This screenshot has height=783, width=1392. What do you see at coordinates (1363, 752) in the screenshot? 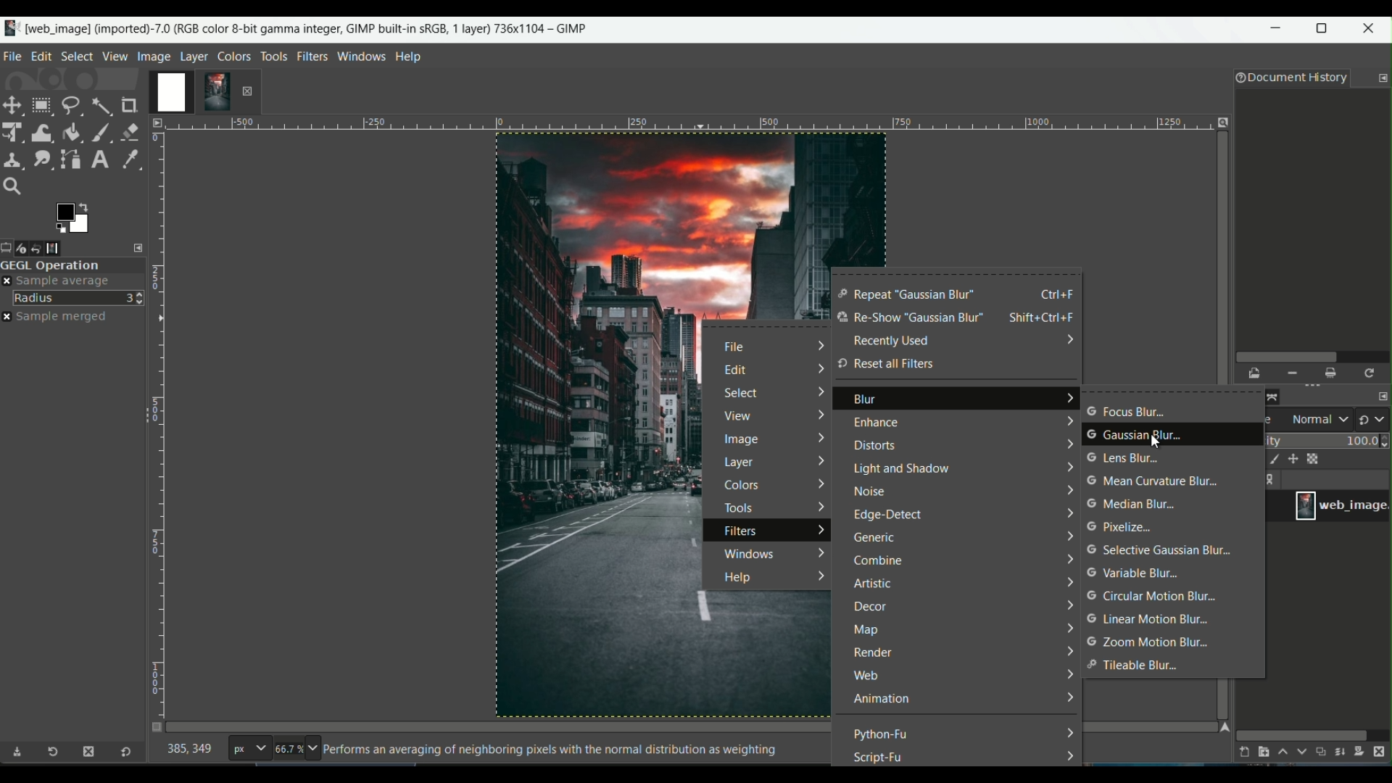
I see `add a mask` at bounding box center [1363, 752].